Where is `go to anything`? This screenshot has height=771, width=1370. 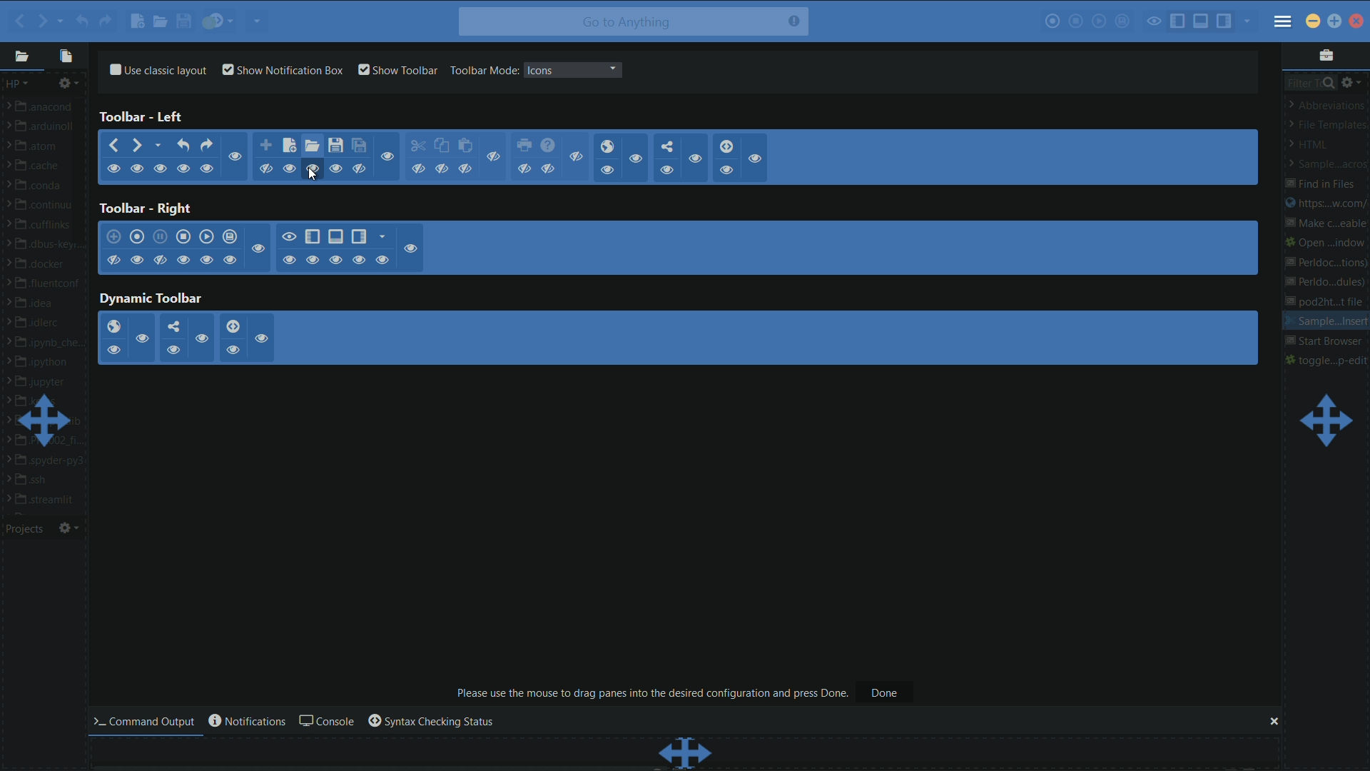 go to anything is located at coordinates (633, 22).